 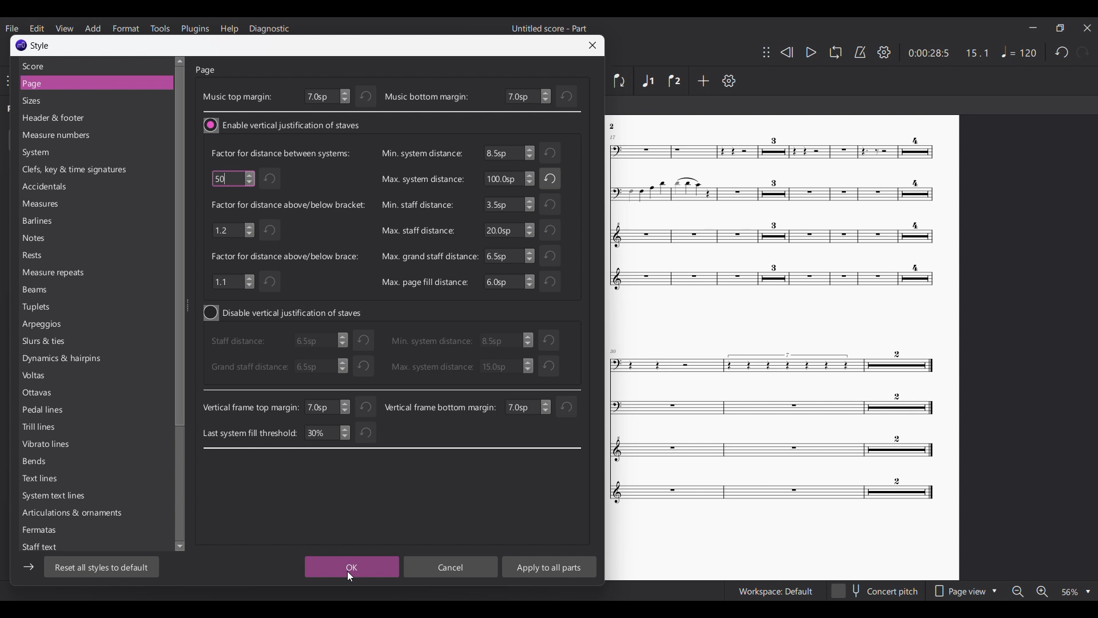 What do you see at coordinates (550, 366) in the screenshot?
I see `Undo` at bounding box center [550, 366].